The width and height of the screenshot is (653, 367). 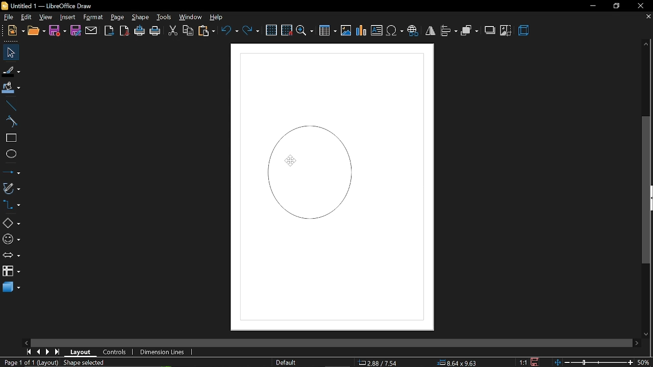 I want to click on current page (Page 1 of 1 (Layout)), so click(x=30, y=363).